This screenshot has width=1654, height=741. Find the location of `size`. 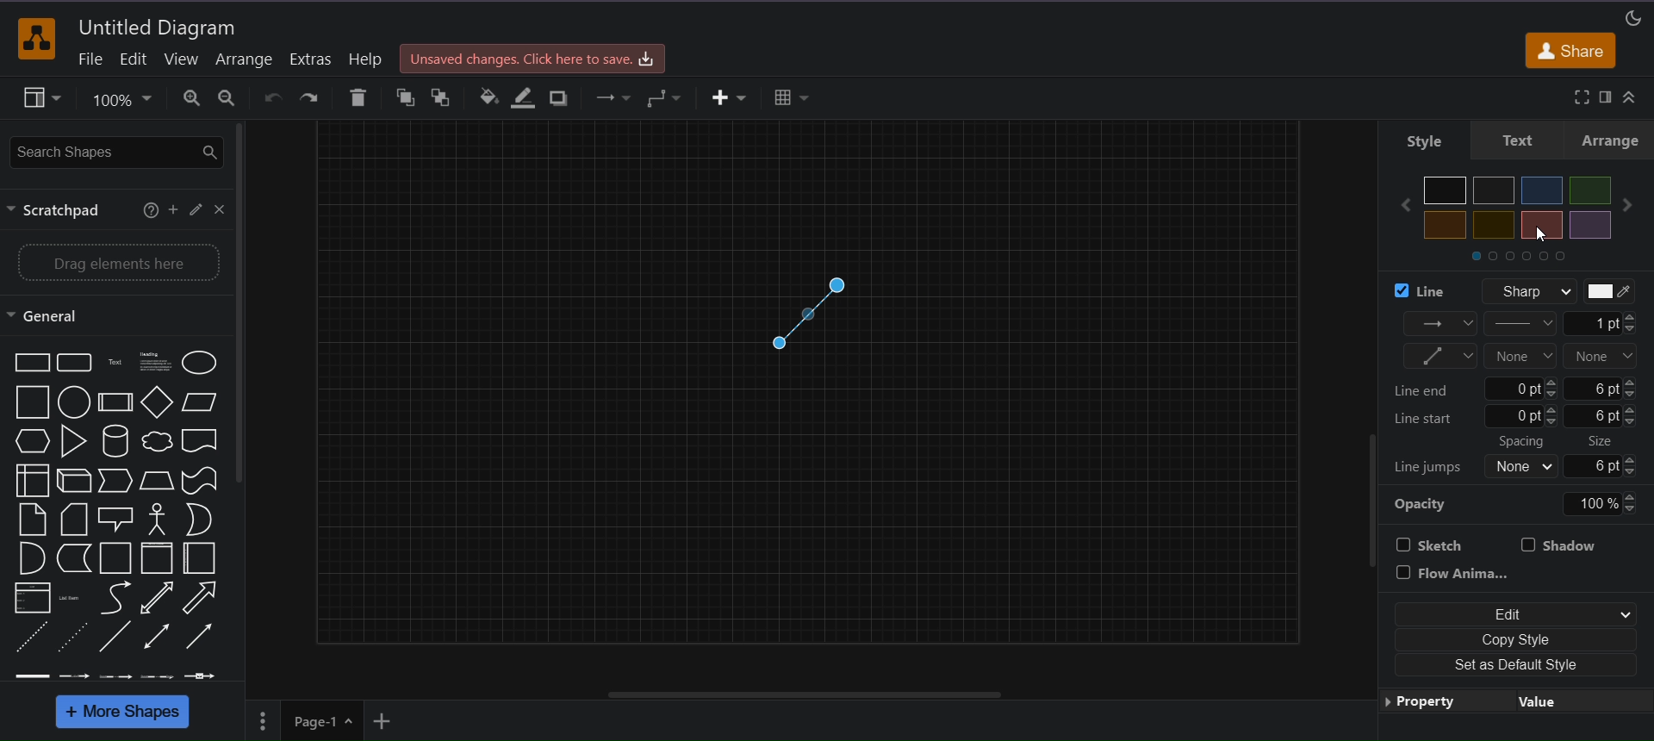

size is located at coordinates (1617, 456).